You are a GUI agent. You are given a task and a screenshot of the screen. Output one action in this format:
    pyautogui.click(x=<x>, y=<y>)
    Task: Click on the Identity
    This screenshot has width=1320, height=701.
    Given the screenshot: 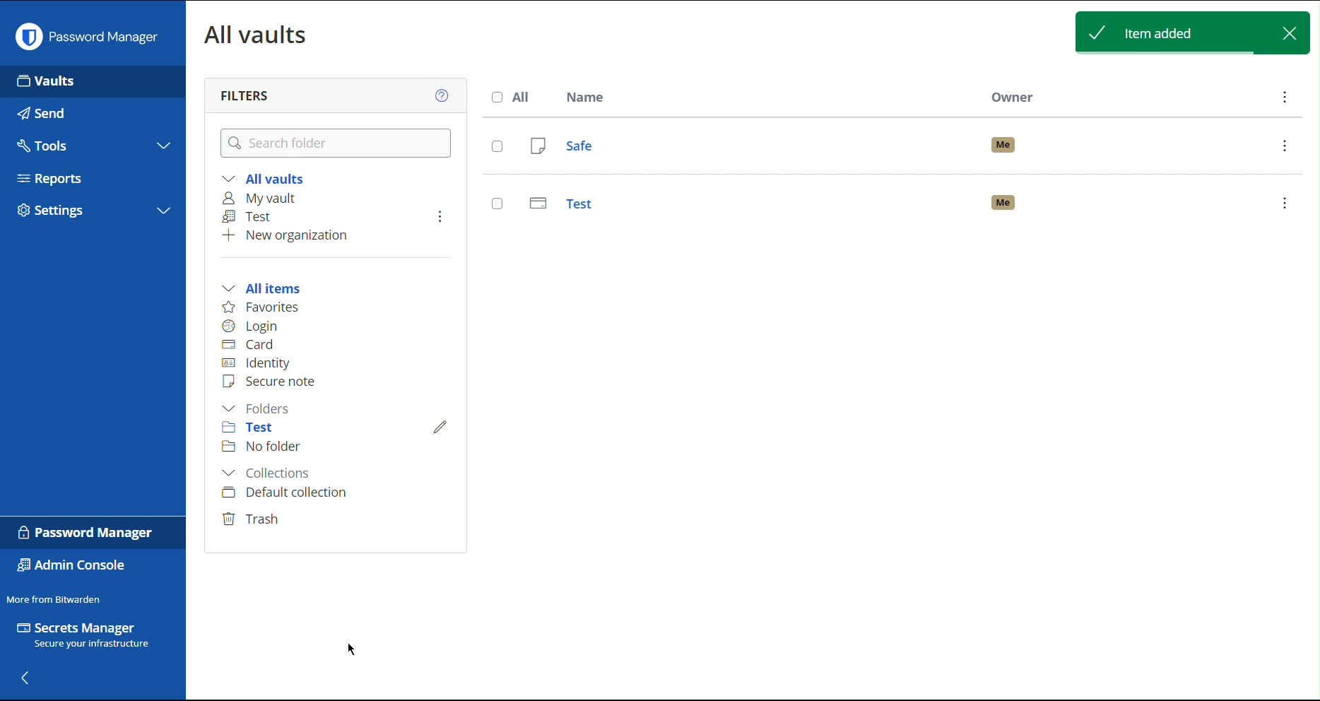 What is the action you would take?
    pyautogui.click(x=258, y=363)
    